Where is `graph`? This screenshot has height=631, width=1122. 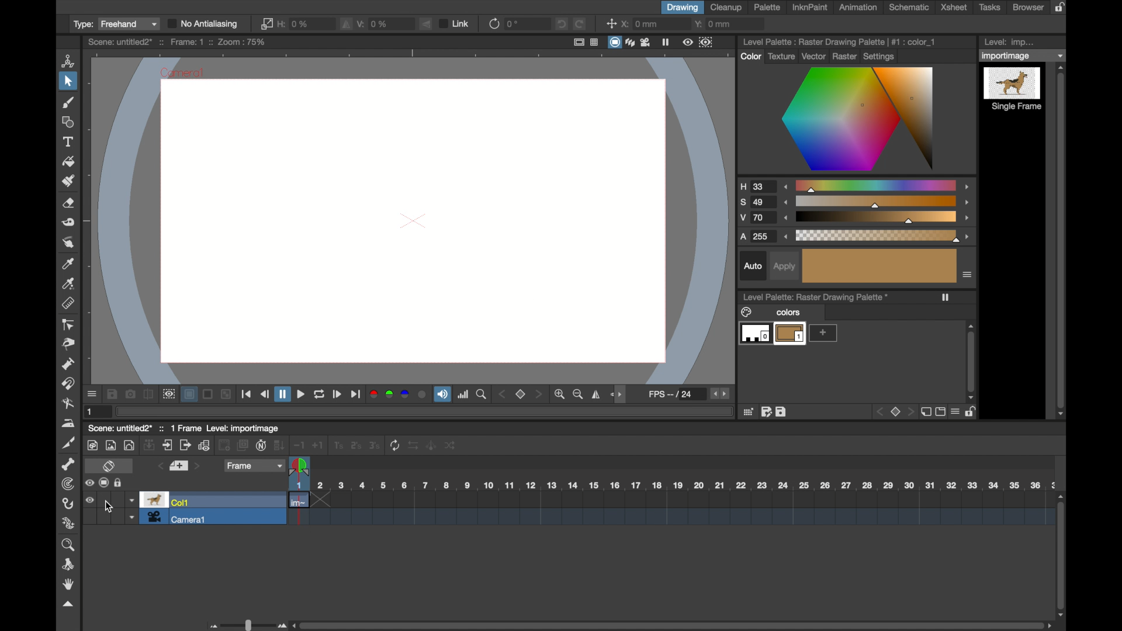 graph is located at coordinates (205, 445).